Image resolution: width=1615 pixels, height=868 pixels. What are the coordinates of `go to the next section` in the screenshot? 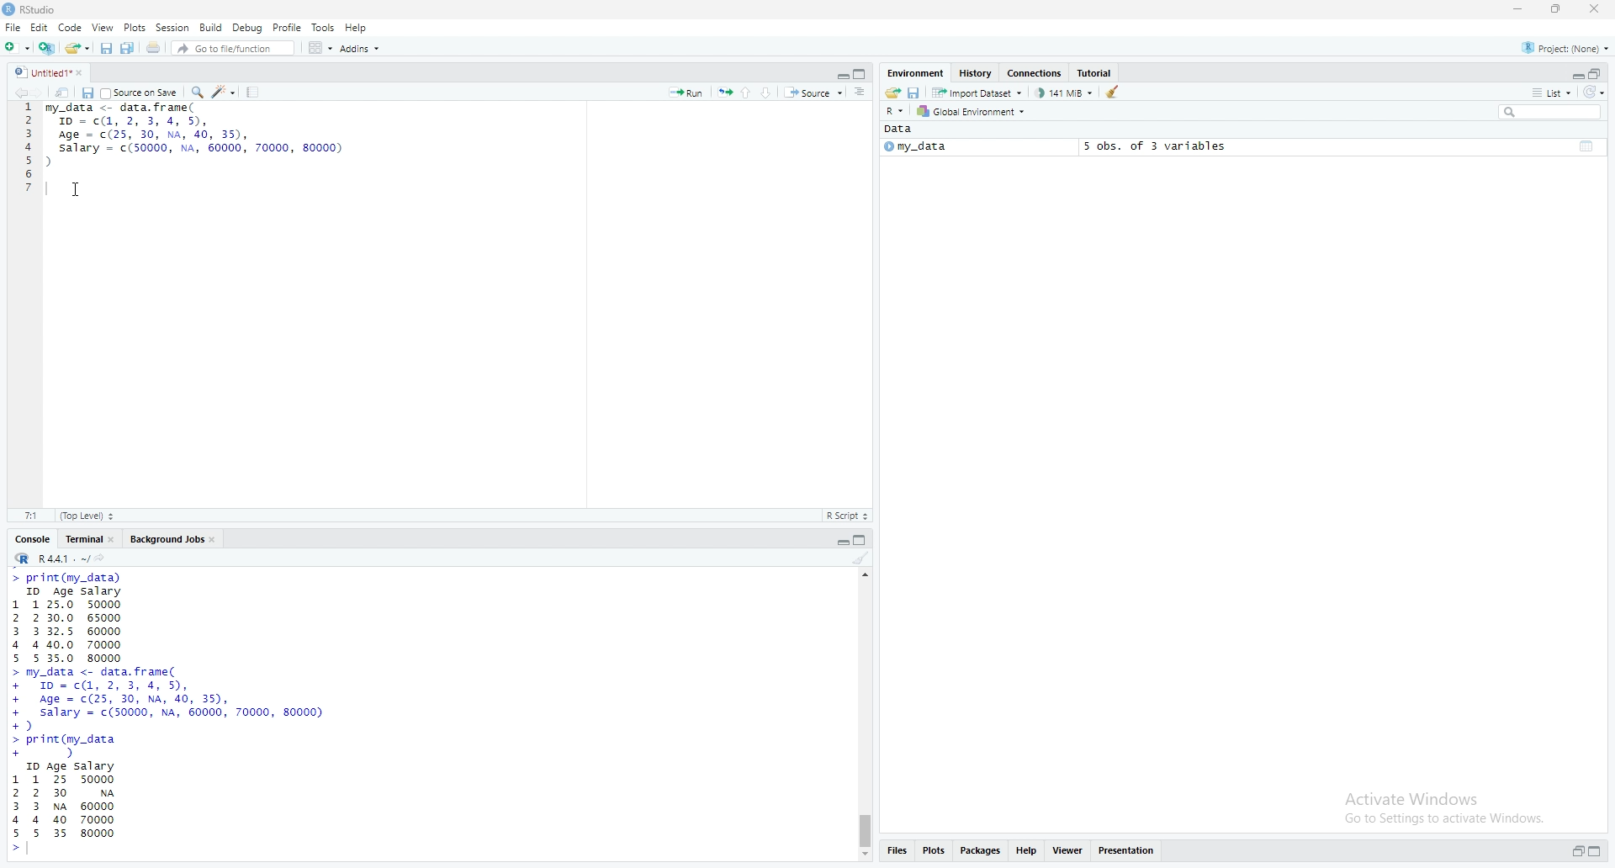 It's located at (771, 93).